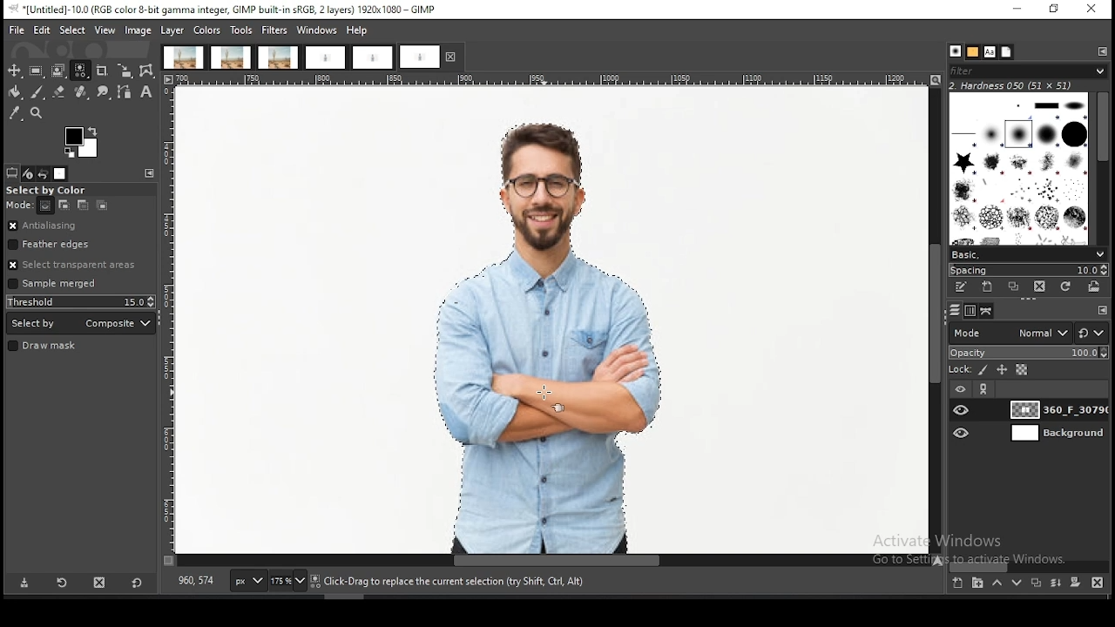  What do you see at coordinates (279, 57) in the screenshot?
I see `project tab` at bounding box center [279, 57].